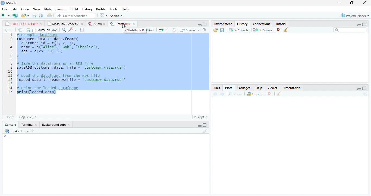  Describe the element at coordinates (7, 30) in the screenshot. I see `back` at that location.